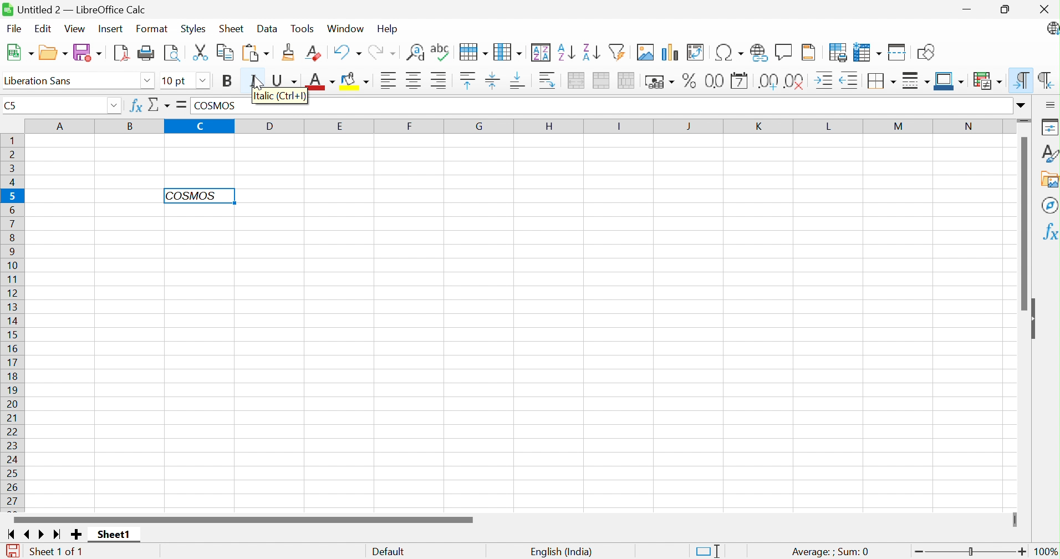 The image size is (1060, 559). Describe the element at coordinates (89, 52) in the screenshot. I see `Save` at that location.